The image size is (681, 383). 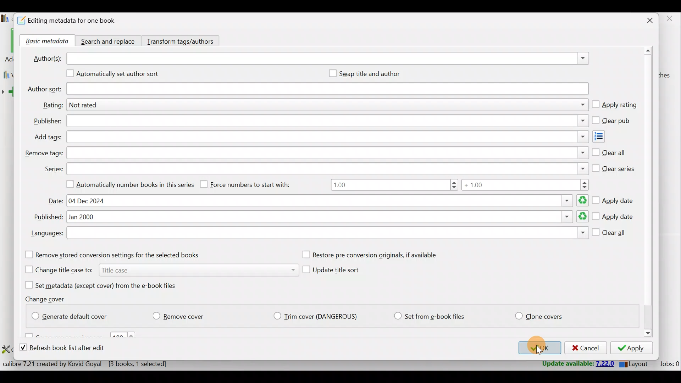 I want to click on Apply date, so click(x=614, y=198).